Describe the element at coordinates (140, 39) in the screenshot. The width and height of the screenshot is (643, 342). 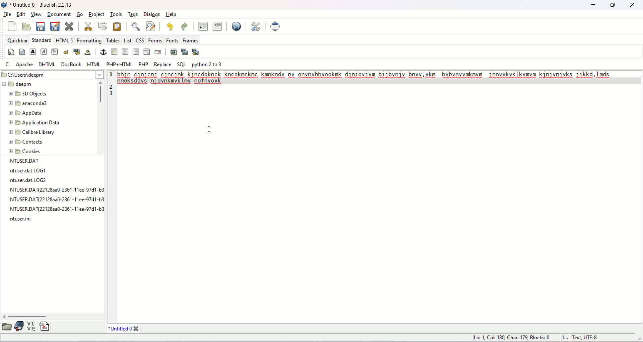
I see `CSS` at that location.